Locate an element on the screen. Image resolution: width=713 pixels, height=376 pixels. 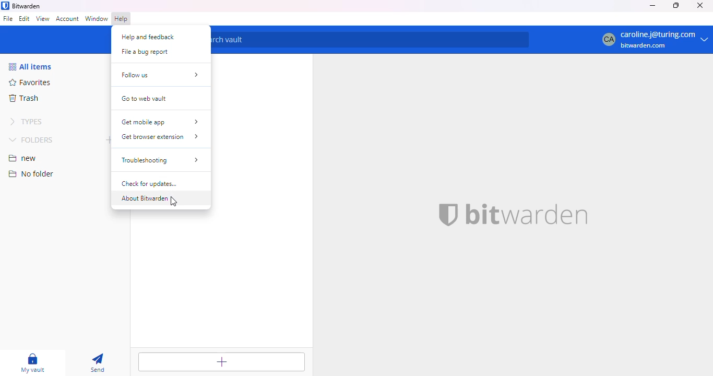
send is located at coordinates (97, 363).